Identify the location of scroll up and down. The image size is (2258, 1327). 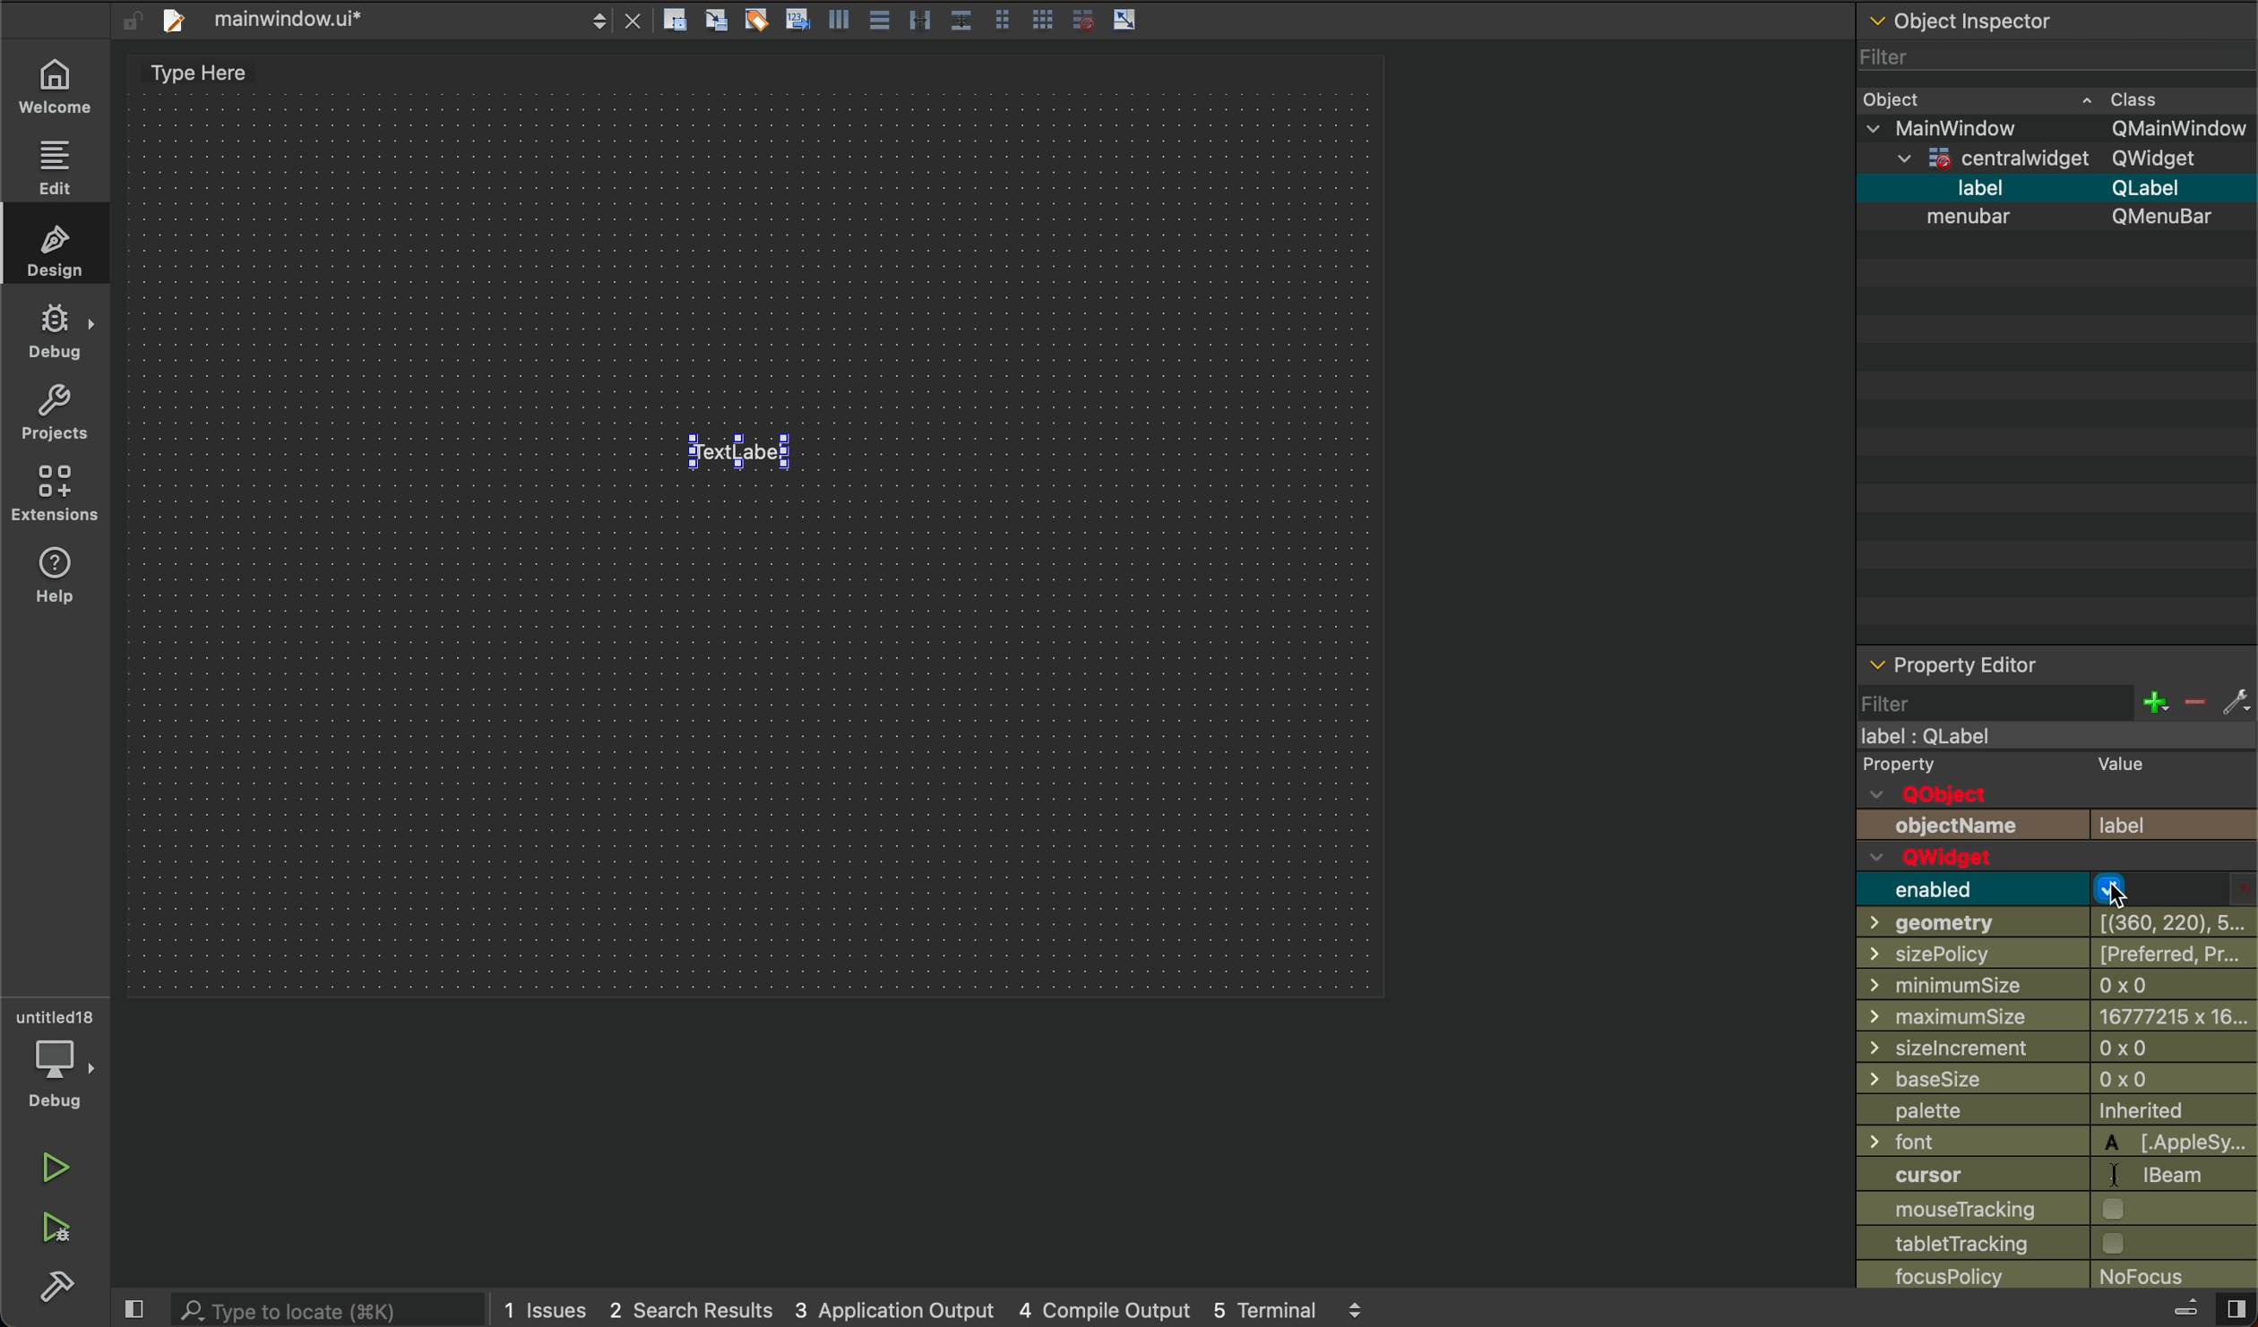
(1357, 1308).